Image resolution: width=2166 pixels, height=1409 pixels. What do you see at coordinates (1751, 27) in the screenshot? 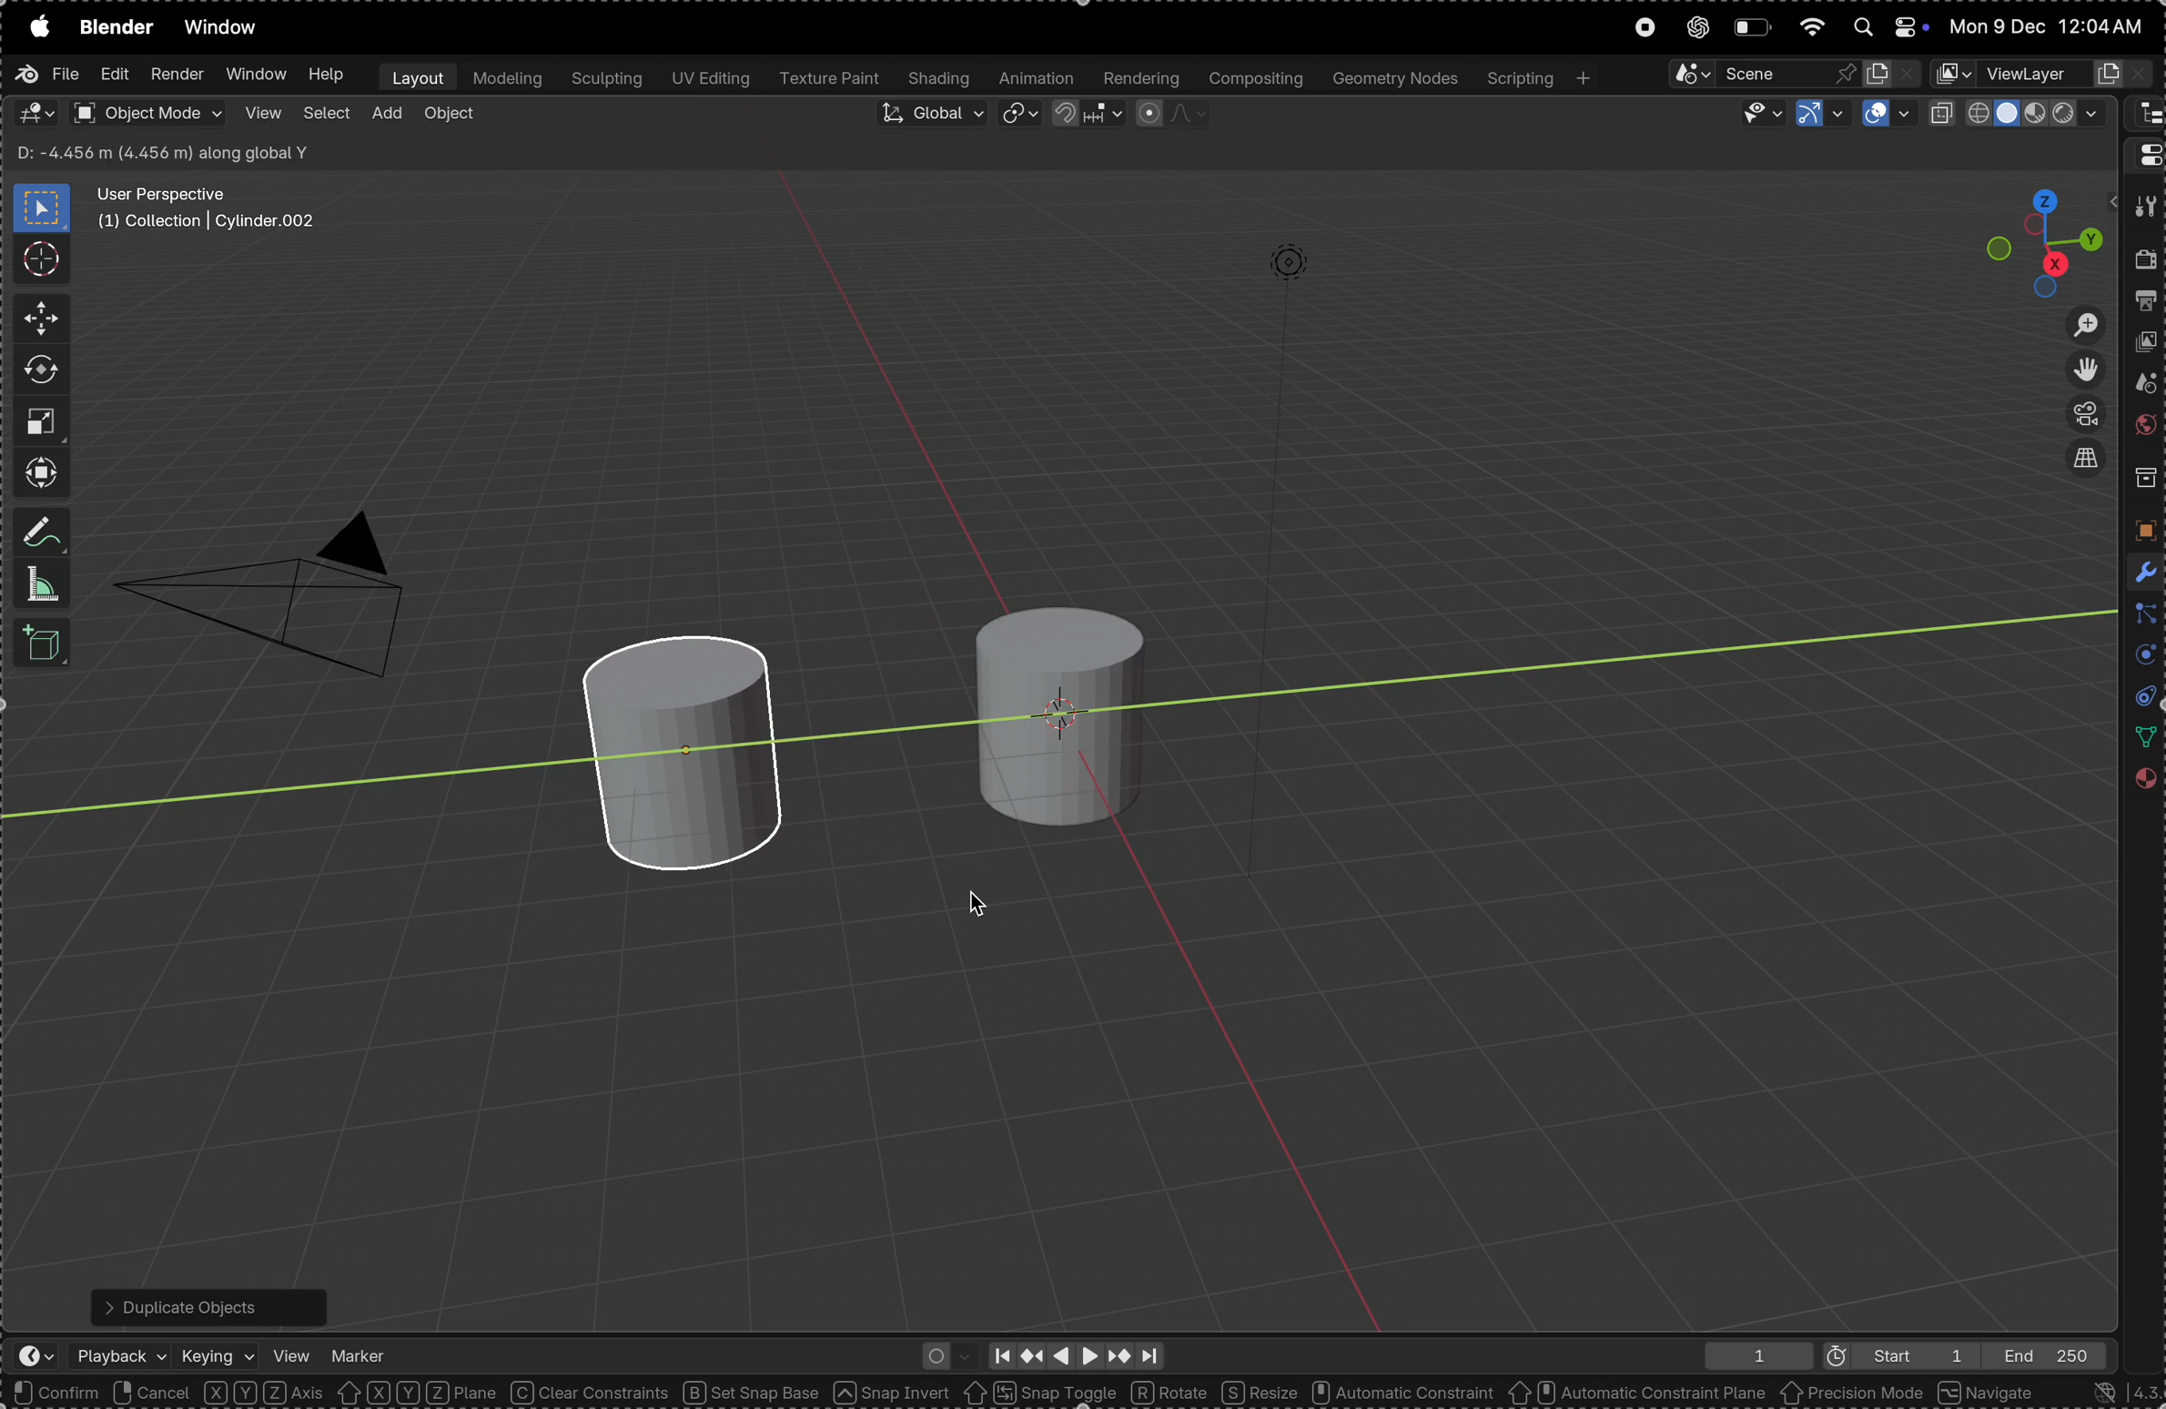
I see `battery` at bounding box center [1751, 27].